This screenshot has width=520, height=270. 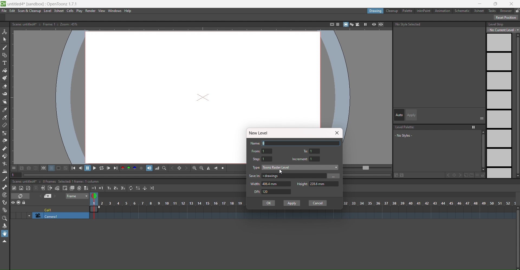 What do you see at coordinates (407, 11) in the screenshot?
I see `palette` at bounding box center [407, 11].